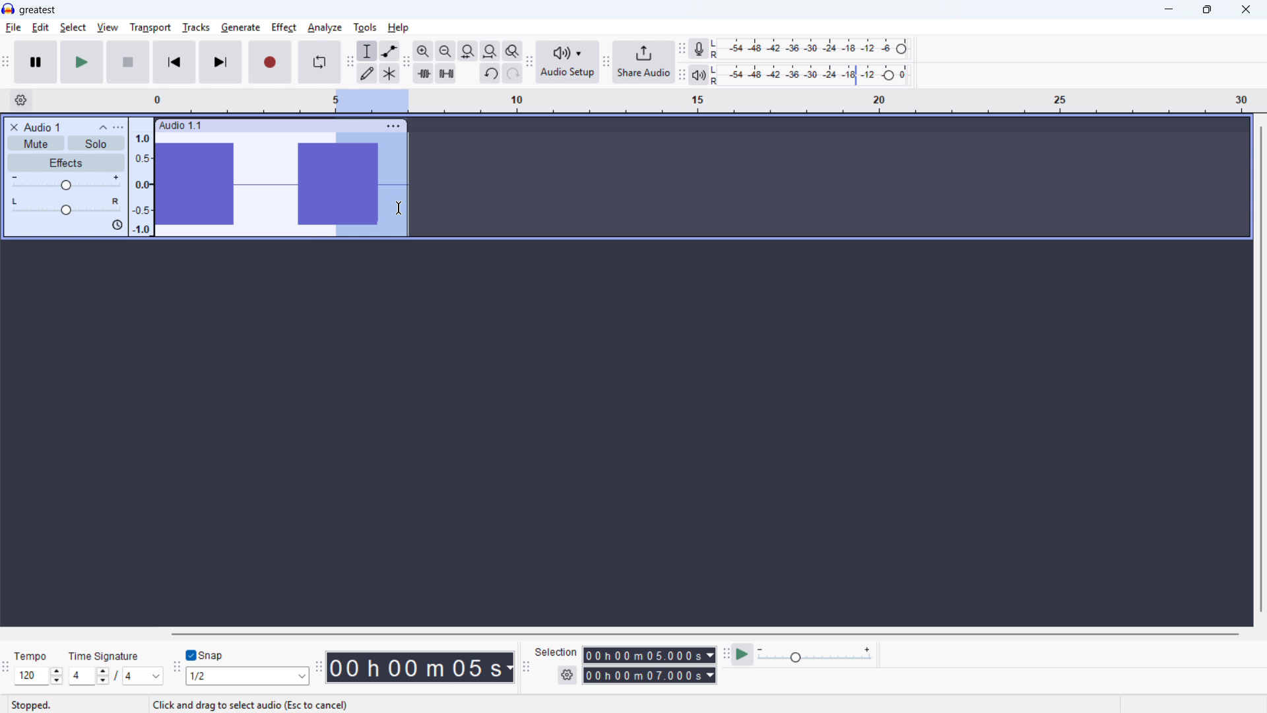 The height and width of the screenshot is (713, 1267). Describe the element at coordinates (108, 28) in the screenshot. I see `view` at that location.